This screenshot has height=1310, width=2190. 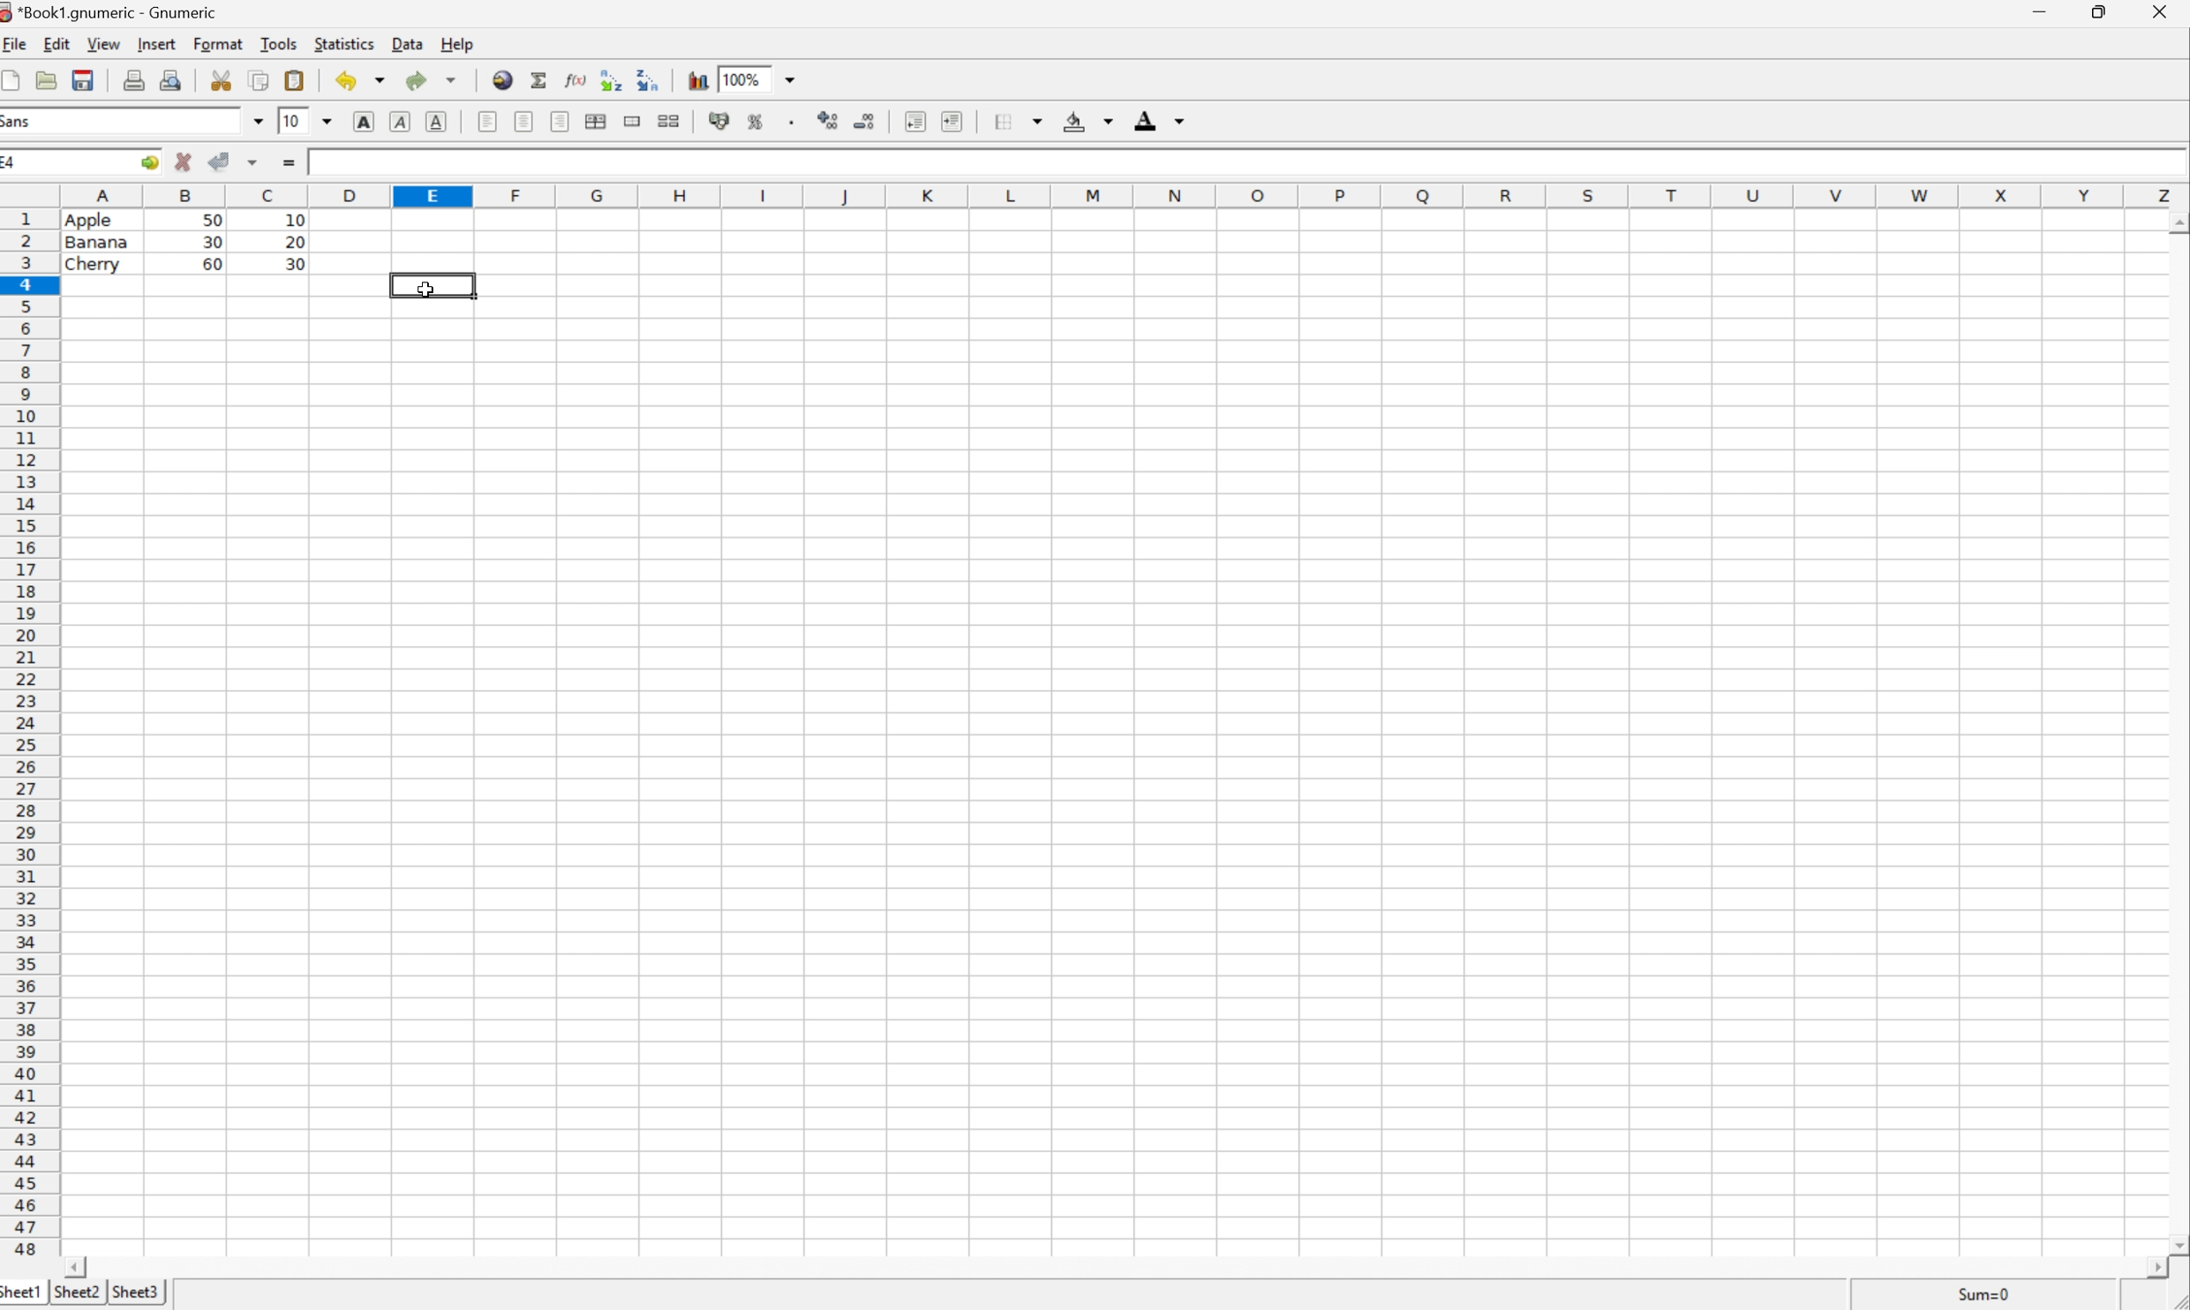 What do you see at coordinates (1116, 197) in the screenshot?
I see `column names` at bounding box center [1116, 197].